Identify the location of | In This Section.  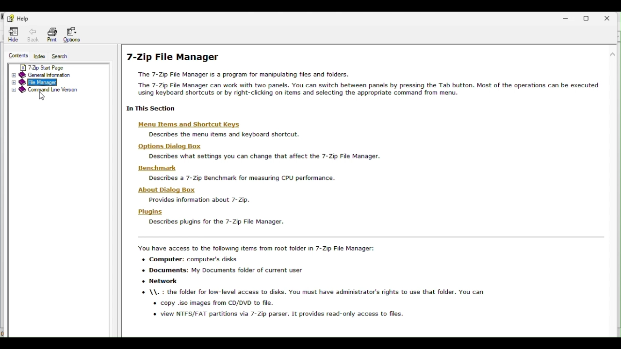
(149, 108).